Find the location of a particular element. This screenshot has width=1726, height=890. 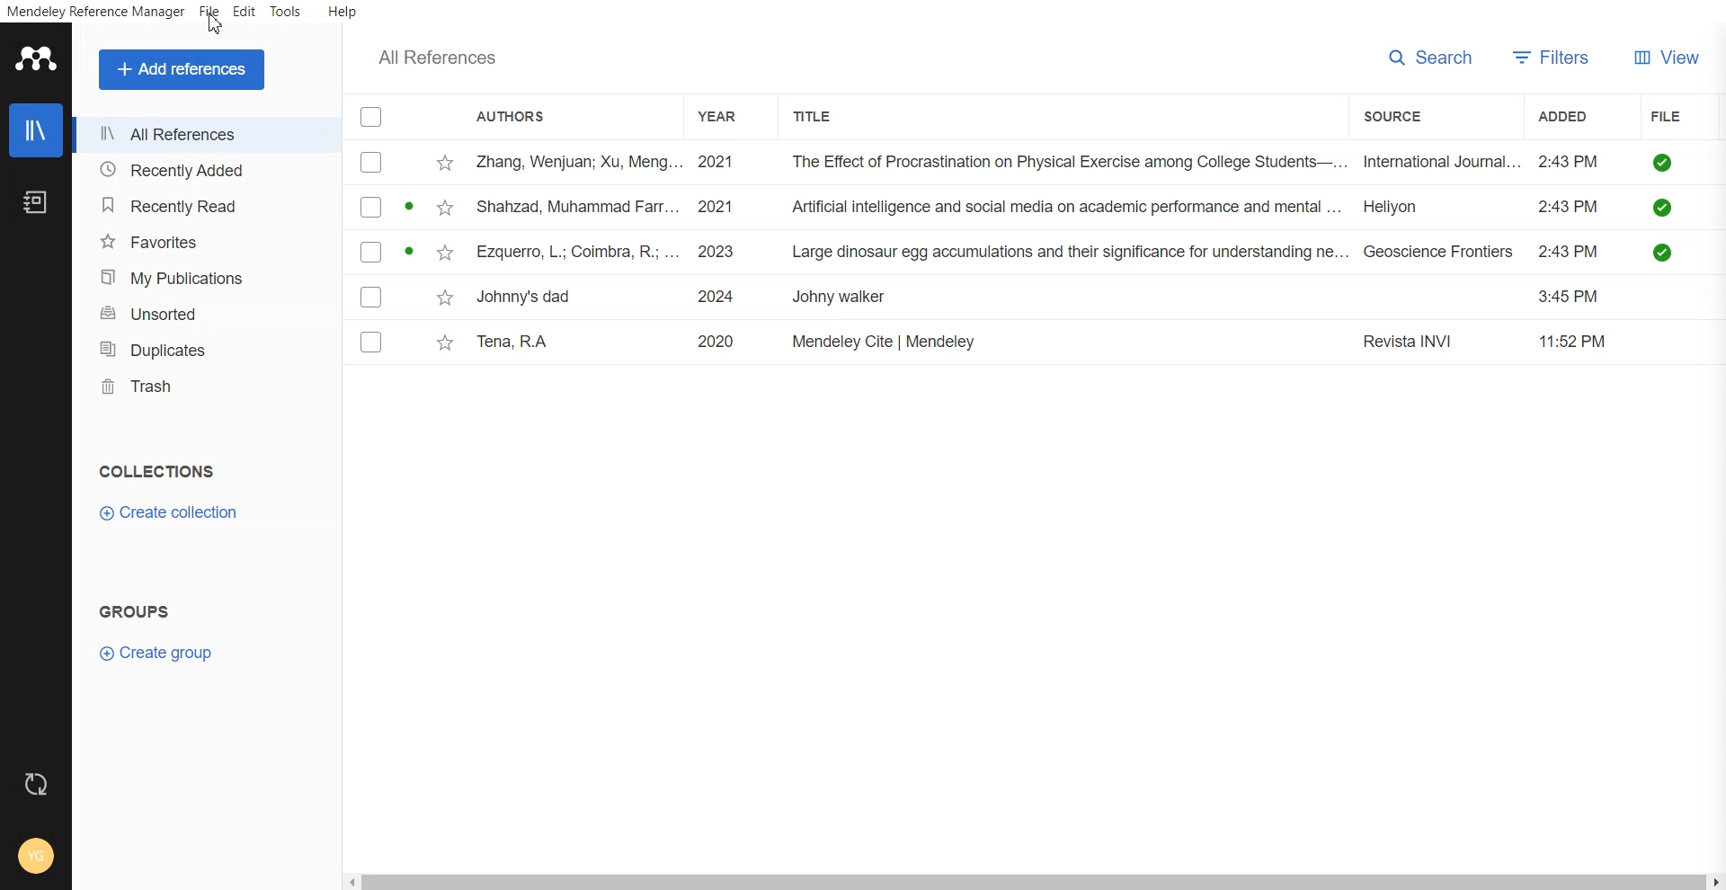

File is located at coordinates (209, 13).